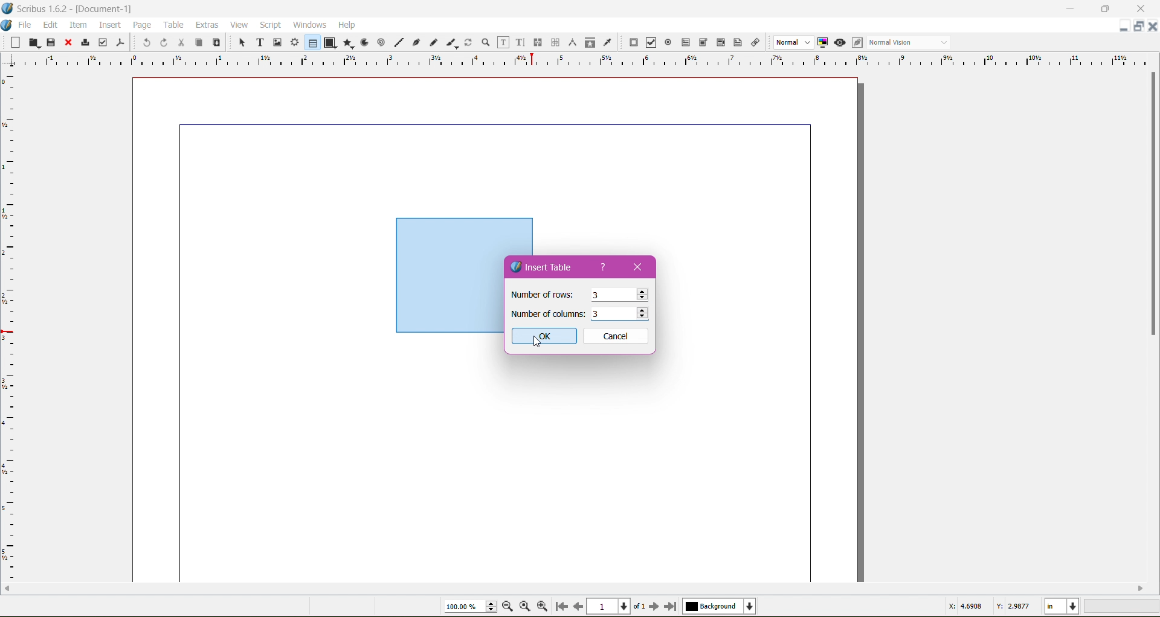  What do you see at coordinates (722, 606) in the screenshot?
I see `Background` at bounding box center [722, 606].